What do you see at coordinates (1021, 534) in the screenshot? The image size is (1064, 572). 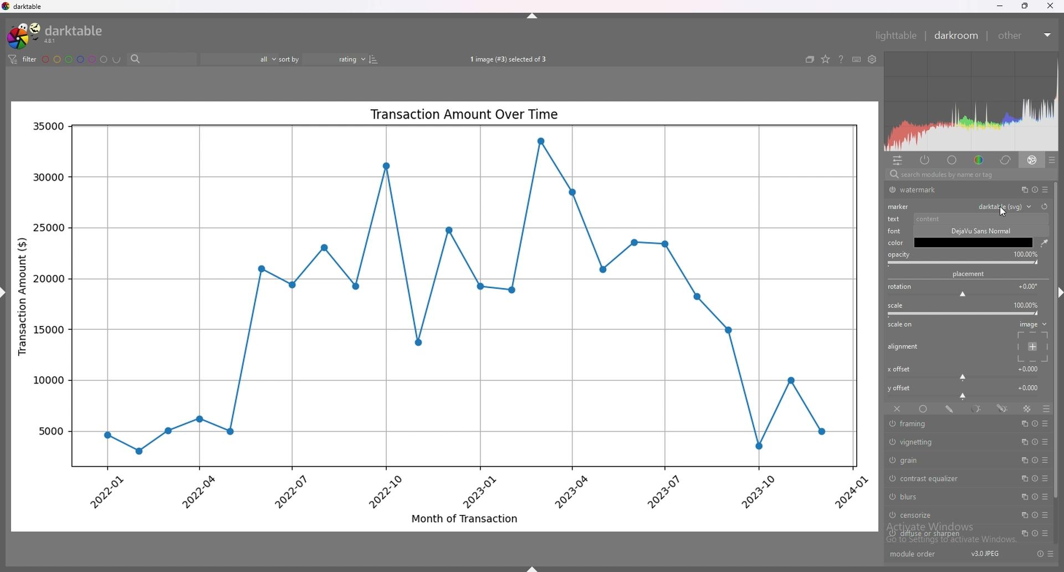 I see `multiple instances action` at bounding box center [1021, 534].